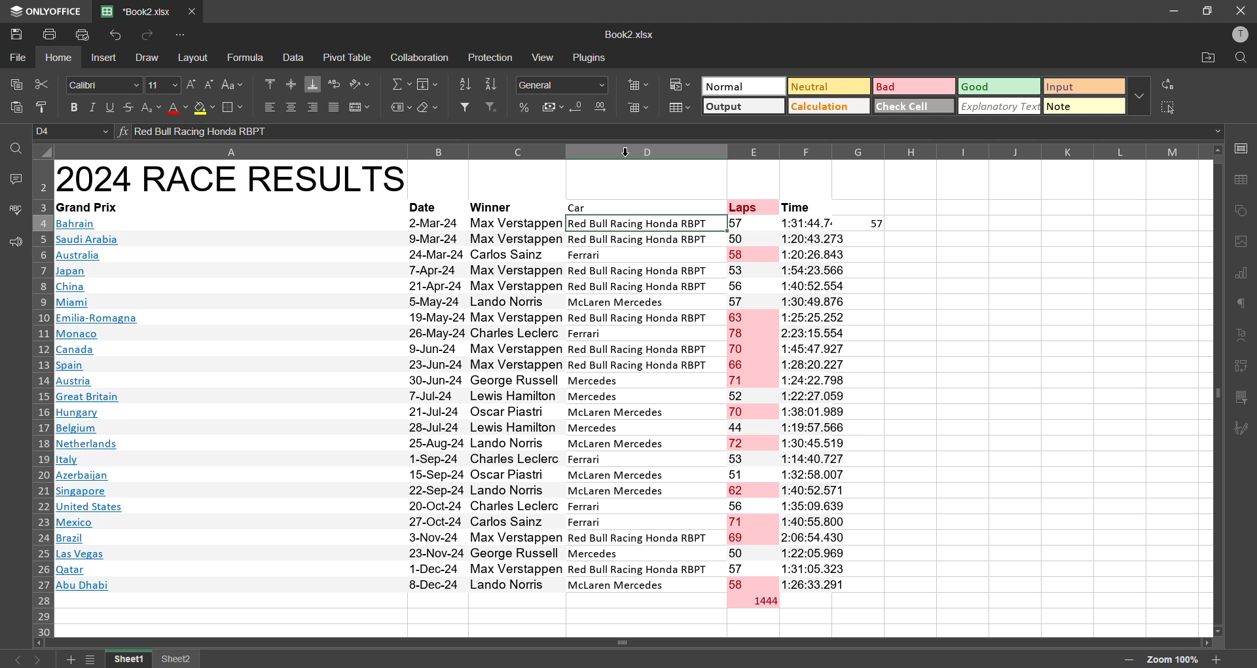  What do you see at coordinates (566, 84) in the screenshot?
I see `number format` at bounding box center [566, 84].